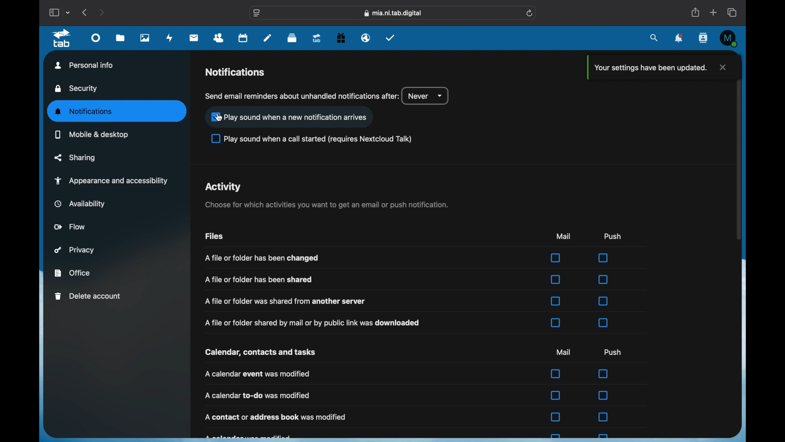 This screenshot has width=785, height=442. What do you see at coordinates (258, 280) in the screenshot?
I see `info` at bounding box center [258, 280].